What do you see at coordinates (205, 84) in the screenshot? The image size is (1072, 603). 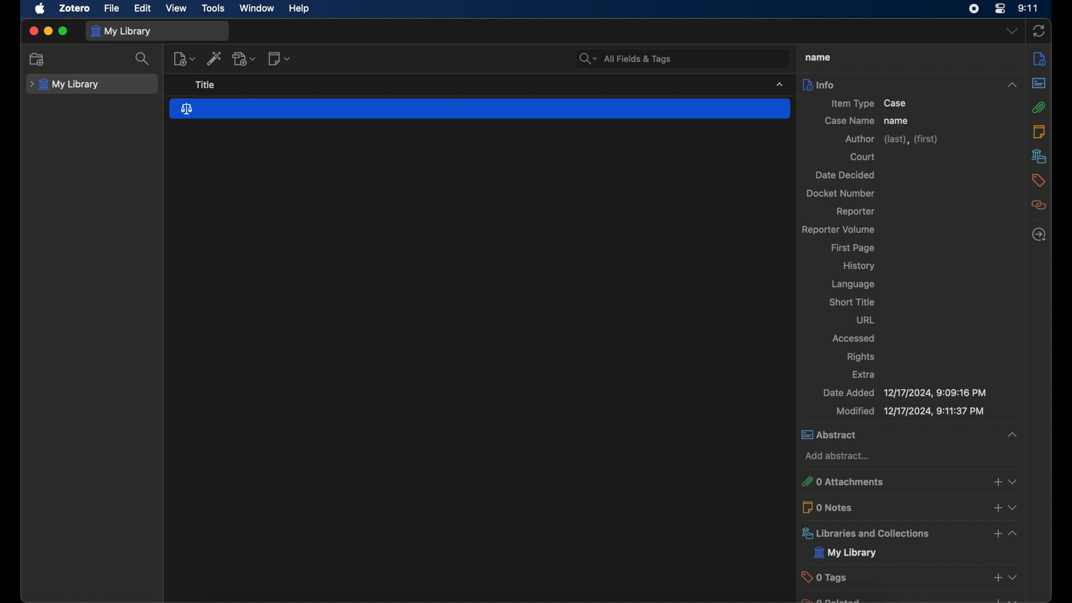 I see `title` at bounding box center [205, 84].